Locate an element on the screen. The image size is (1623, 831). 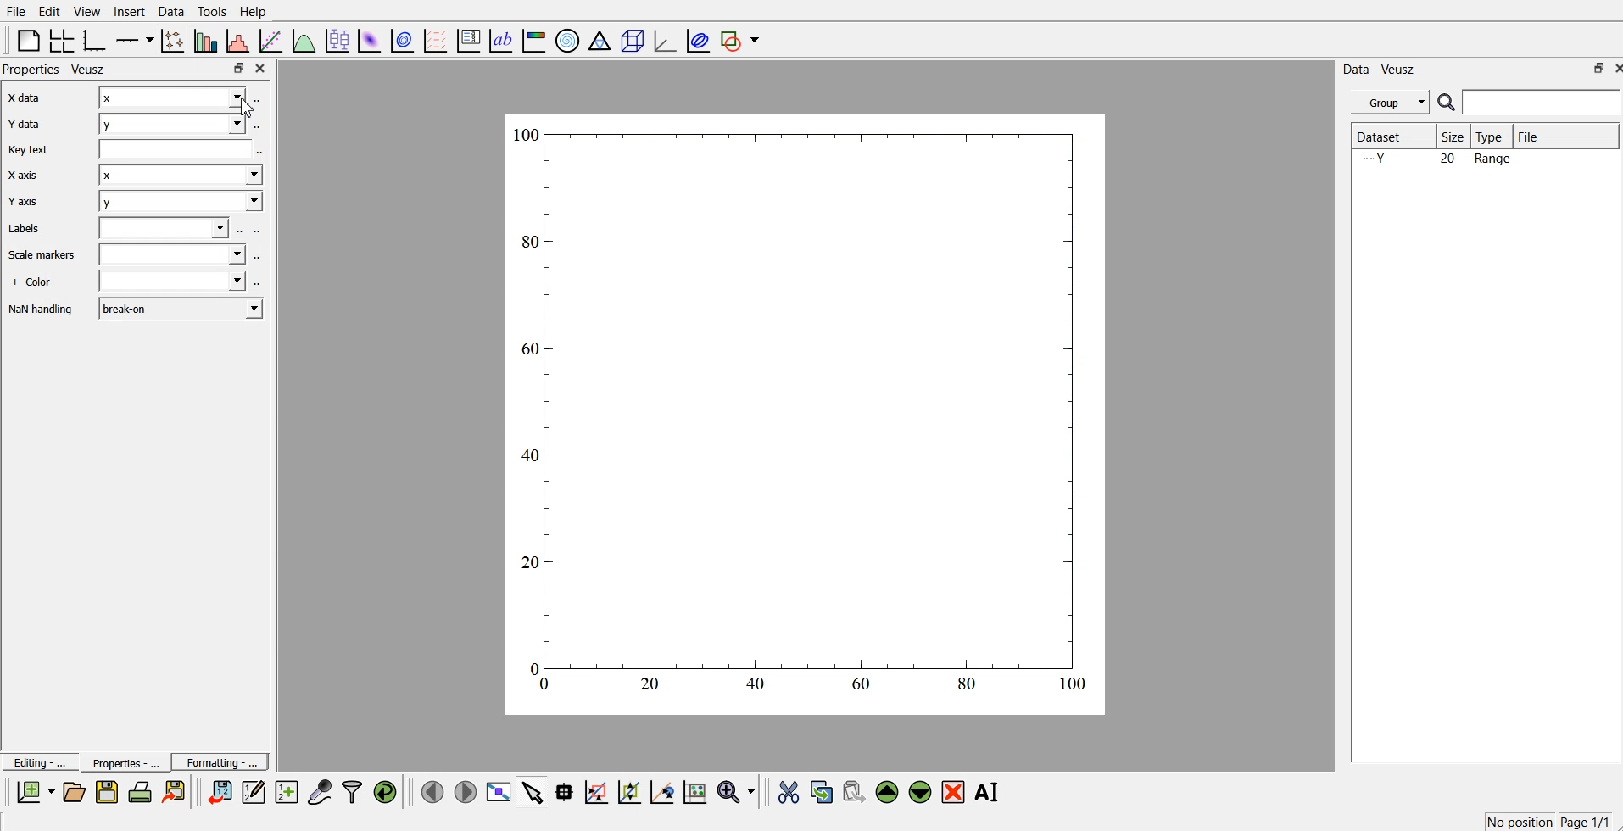
Properties - Veusz is located at coordinates (55, 70).